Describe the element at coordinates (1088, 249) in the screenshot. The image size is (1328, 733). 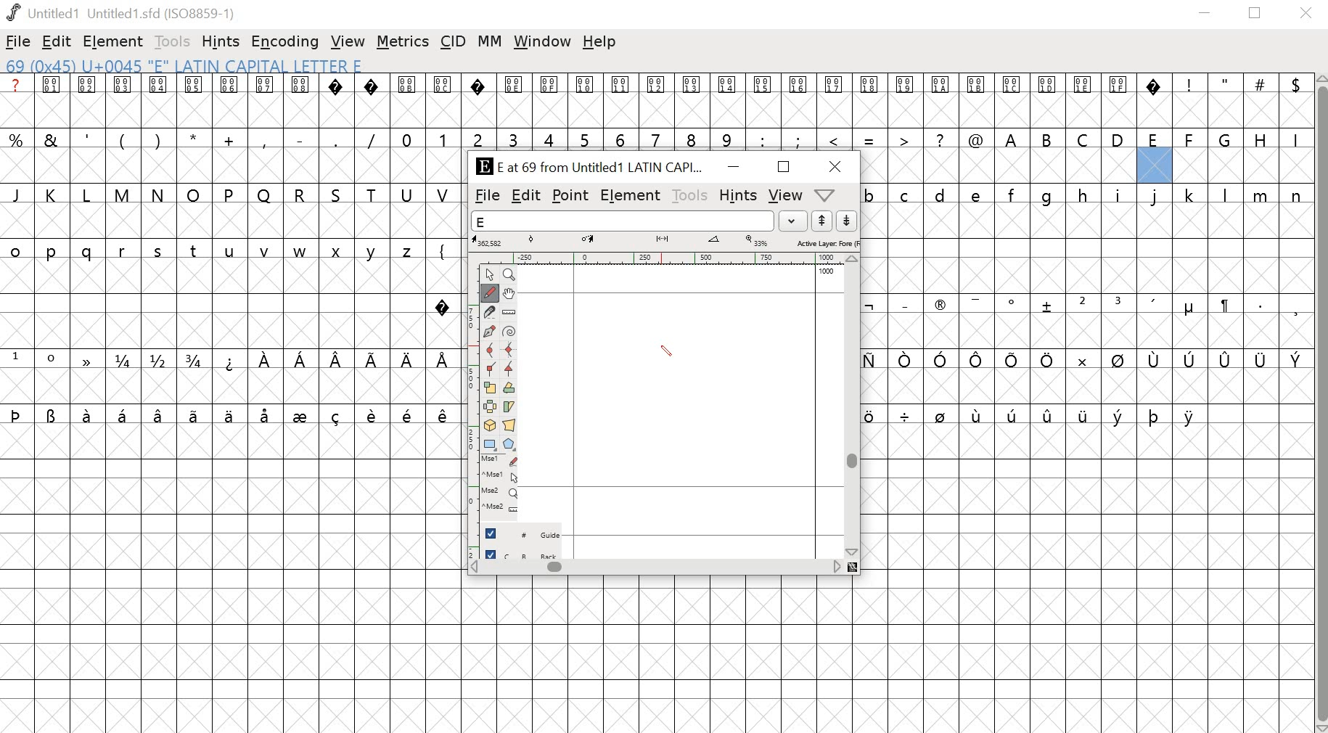
I see `empty cells` at that location.